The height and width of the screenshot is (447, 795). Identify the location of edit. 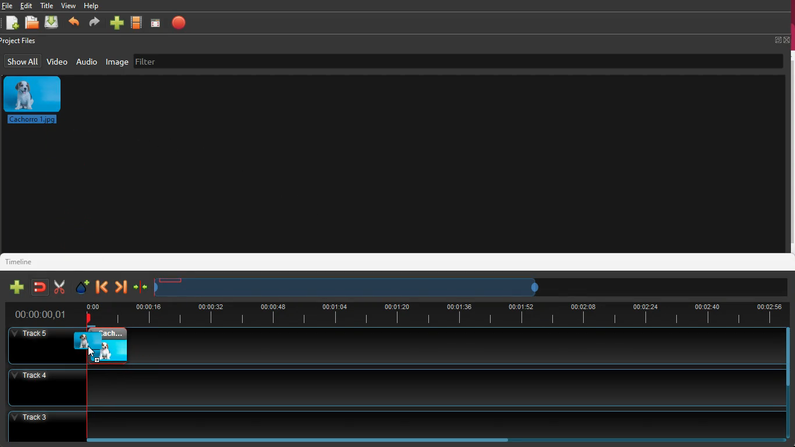
(29, 6).